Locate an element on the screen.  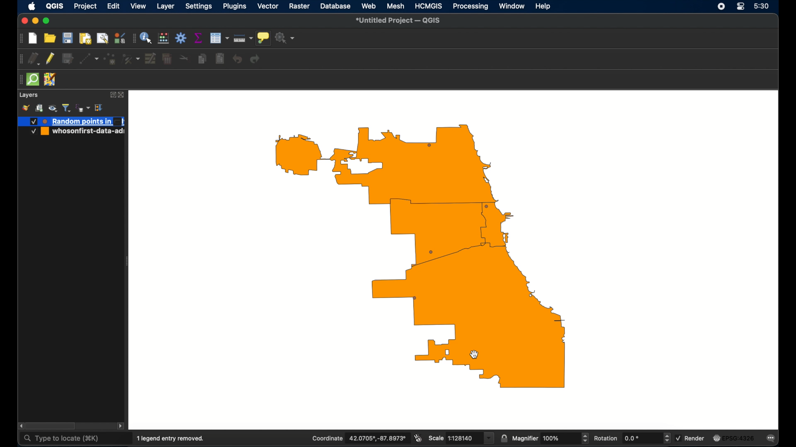
help is located at coordinates (543, 7).